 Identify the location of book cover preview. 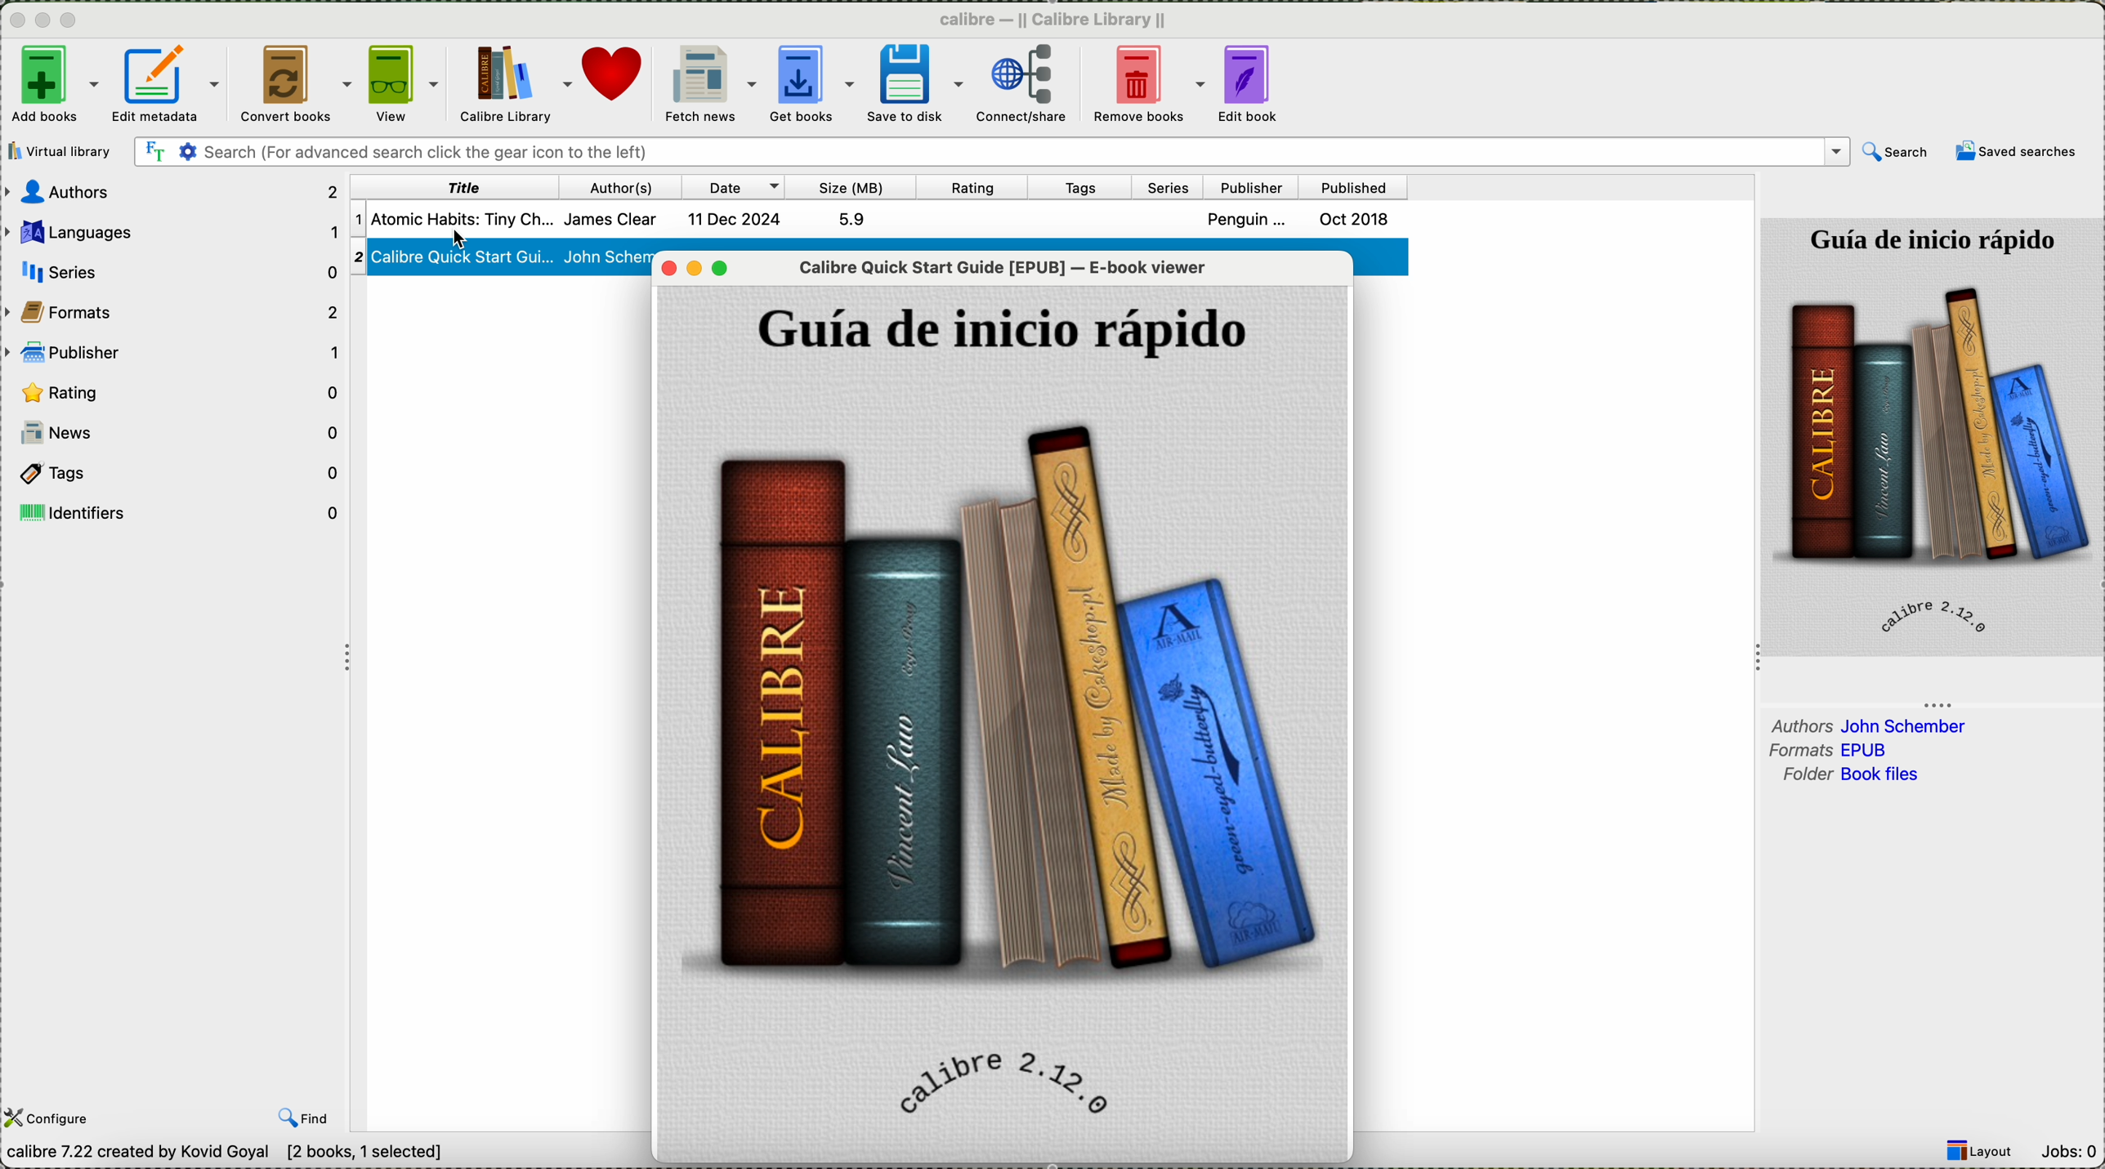
(1933, 439).